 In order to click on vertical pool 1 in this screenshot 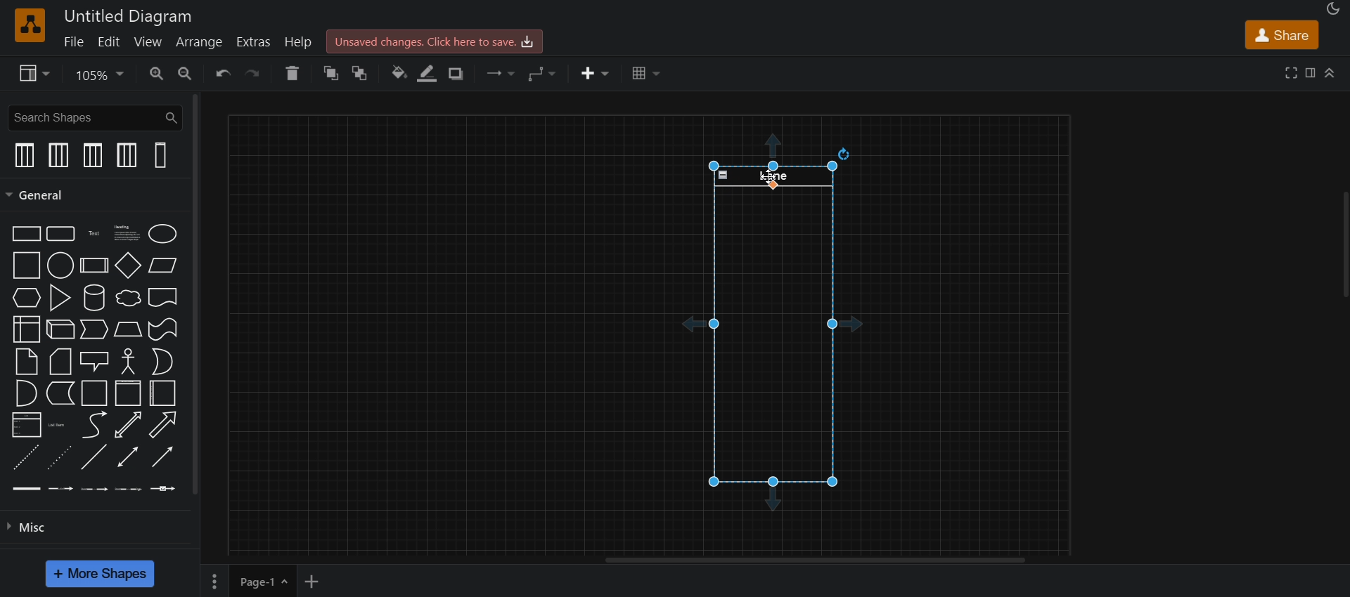, I will do `click(94, 155)`.